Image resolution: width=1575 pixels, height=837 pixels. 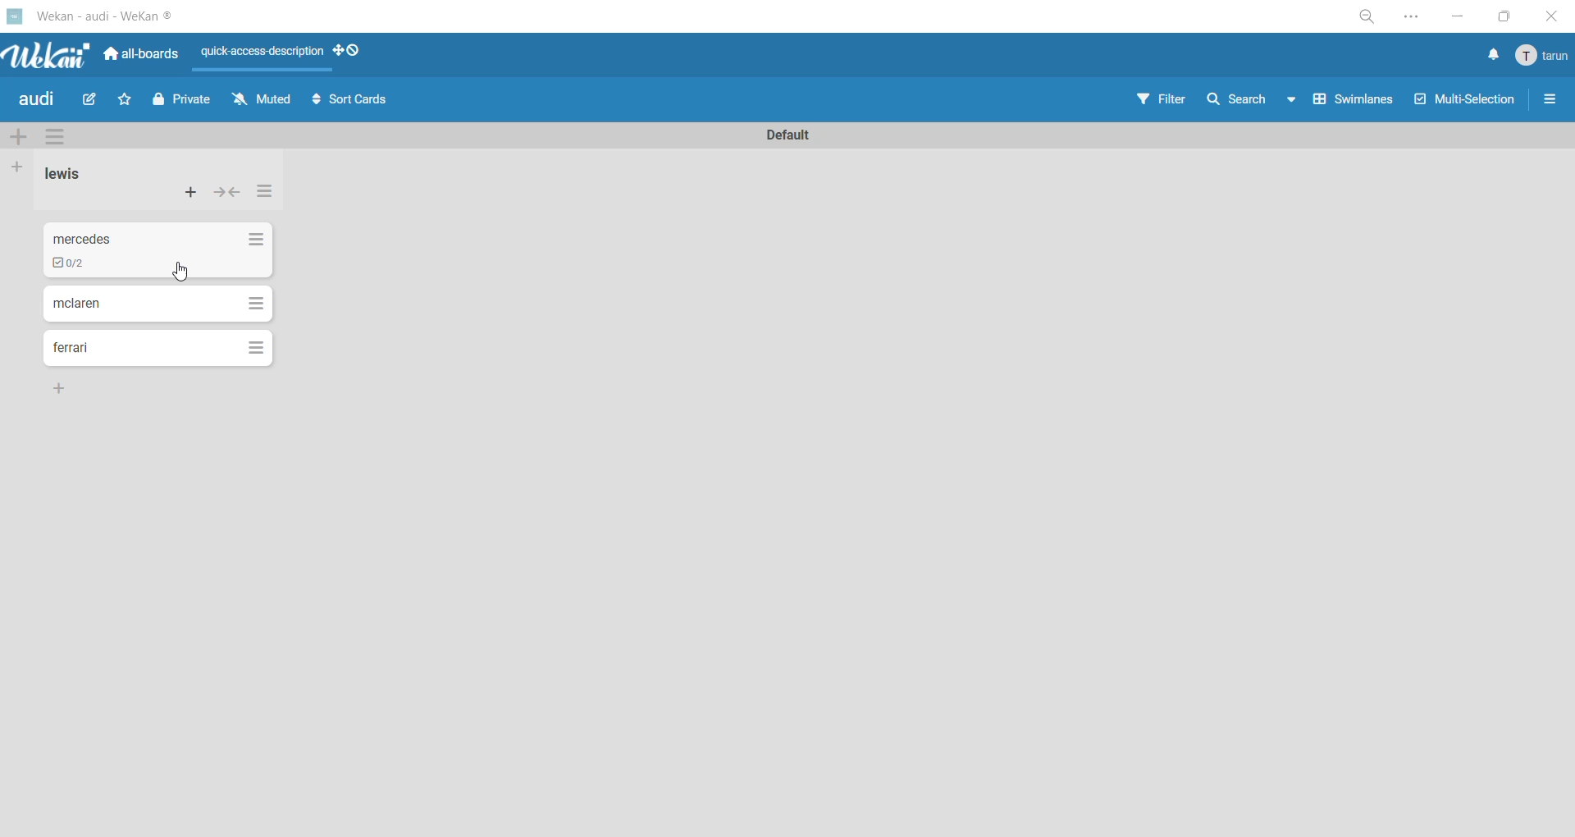 I want to click on collapse, so click(x=226, y=195).